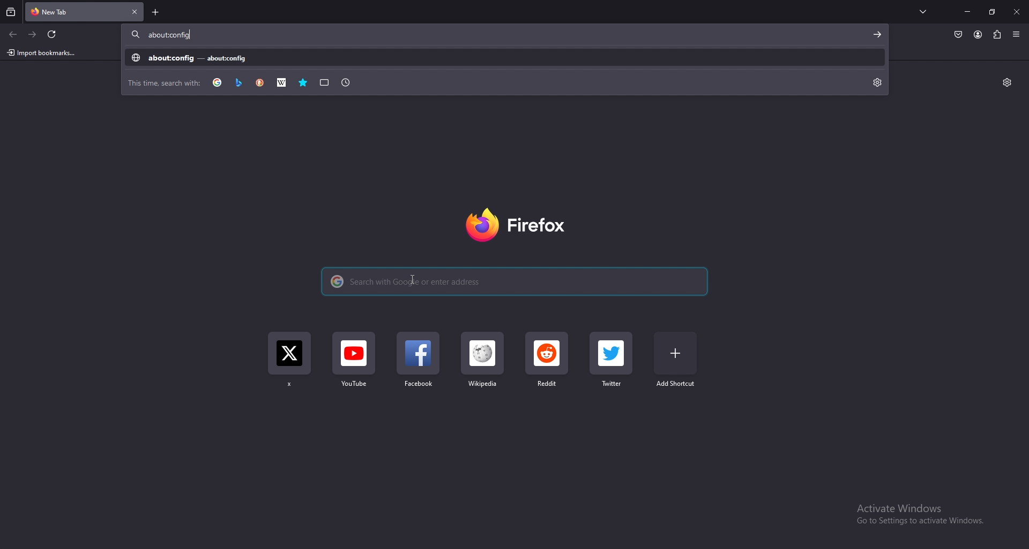 The width and height of the screenshot is (1029, 549). I want to click on close tab, so click(134, 11).